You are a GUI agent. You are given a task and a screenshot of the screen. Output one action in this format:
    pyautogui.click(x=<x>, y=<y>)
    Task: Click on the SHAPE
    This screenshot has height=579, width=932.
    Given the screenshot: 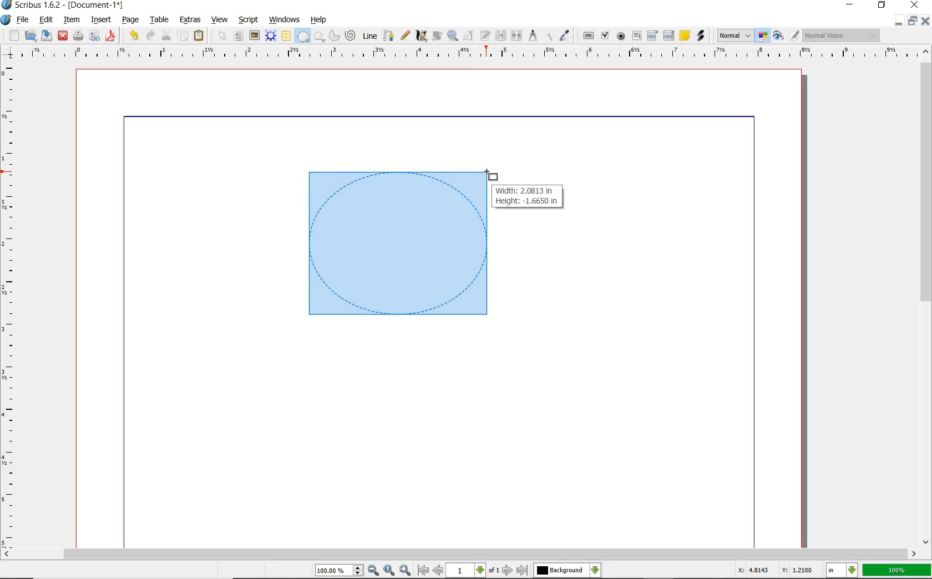 What is the action you would take?
    pyautogui.click(x=302, y=37)
    